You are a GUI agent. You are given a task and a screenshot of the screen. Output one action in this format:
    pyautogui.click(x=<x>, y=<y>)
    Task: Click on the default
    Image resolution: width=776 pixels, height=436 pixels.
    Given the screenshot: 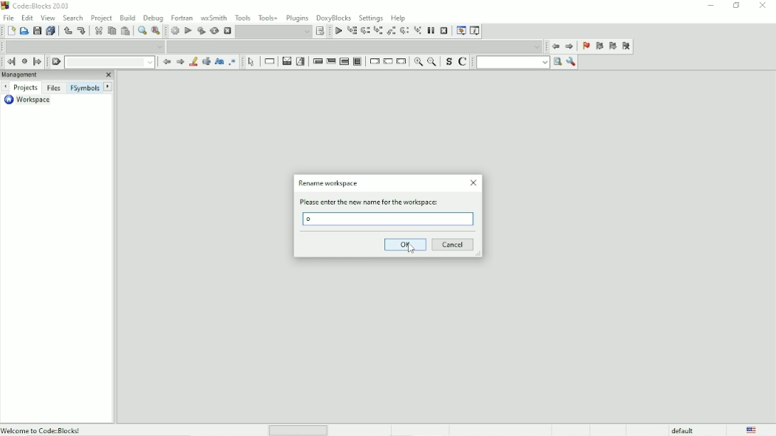 What is the action you would take?
    pyautogui.click(x=684, y=430)
    